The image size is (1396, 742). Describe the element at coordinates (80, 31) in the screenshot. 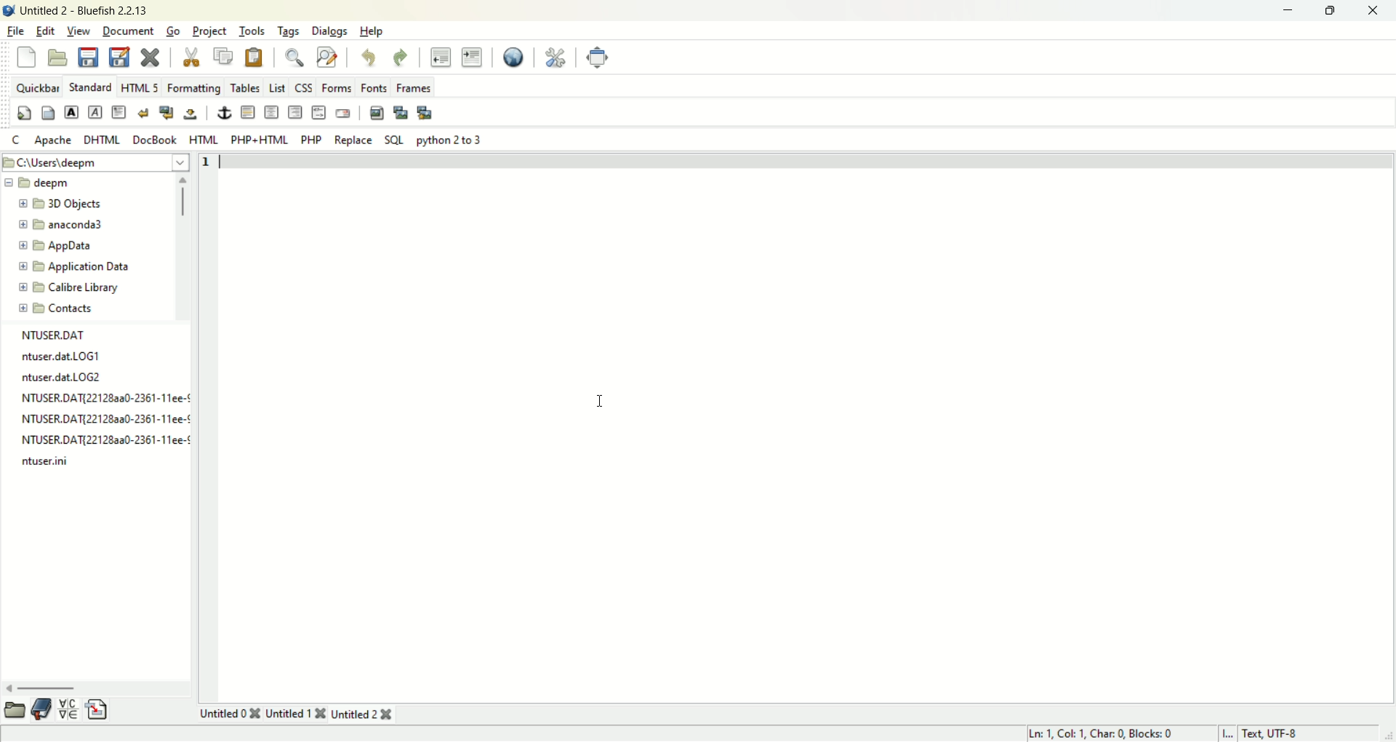

I see `view` at that location.